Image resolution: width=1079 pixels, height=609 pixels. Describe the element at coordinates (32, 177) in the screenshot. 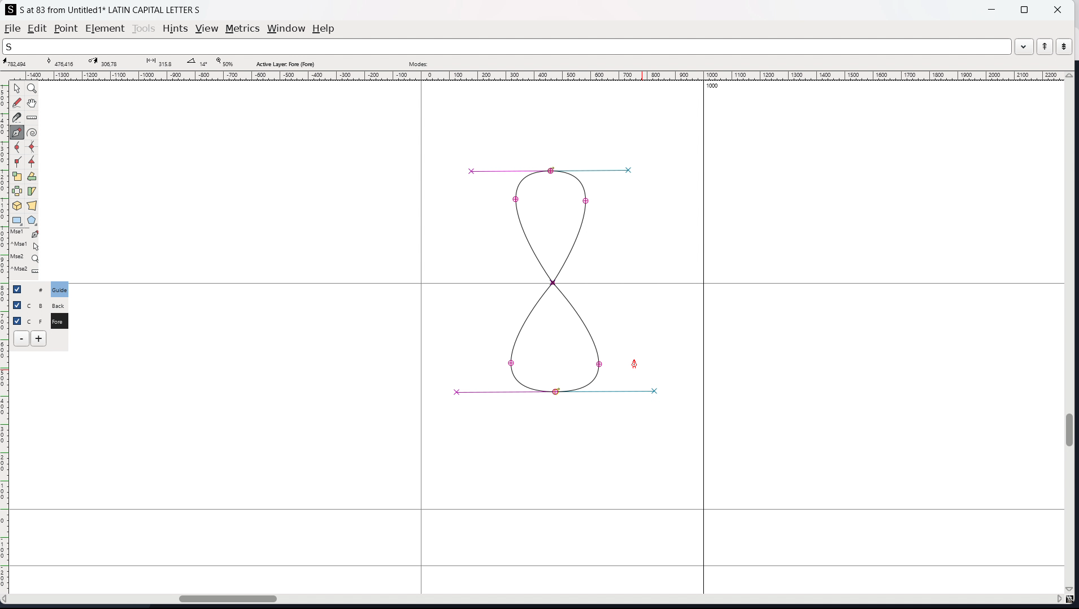

I see `rotate selection` at that location.